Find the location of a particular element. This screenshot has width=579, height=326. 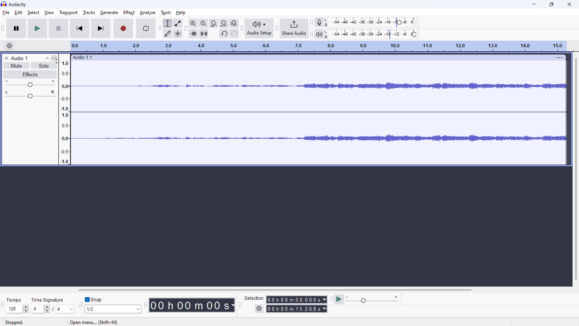

timeline settings is located at coordinates (10, 46).